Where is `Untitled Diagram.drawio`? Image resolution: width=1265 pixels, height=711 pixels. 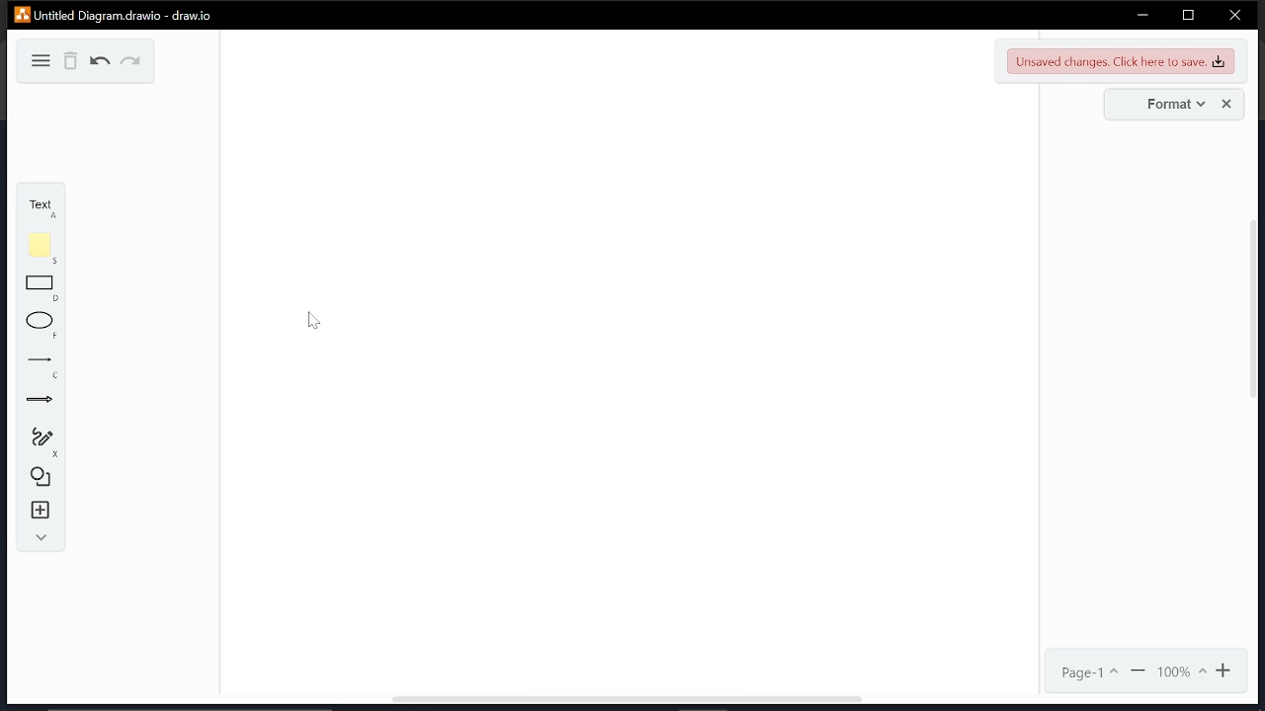
Untitled Diagram.drawio is located at coordinates (115, 14).